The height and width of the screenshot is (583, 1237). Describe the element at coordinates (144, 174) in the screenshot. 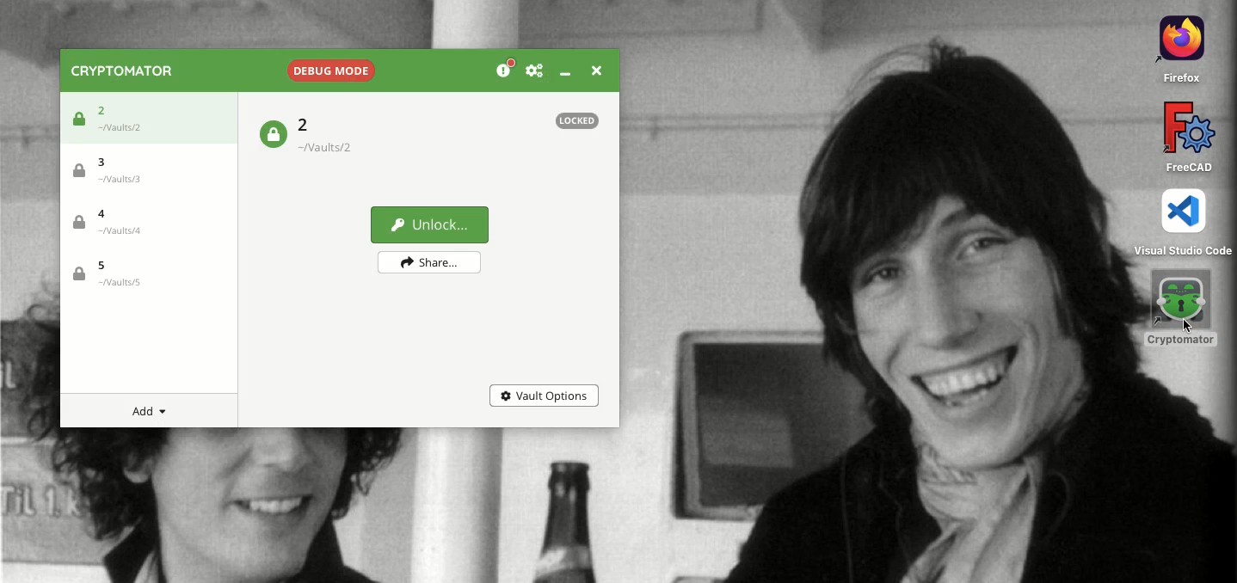

I see `Vault 3` at that location.